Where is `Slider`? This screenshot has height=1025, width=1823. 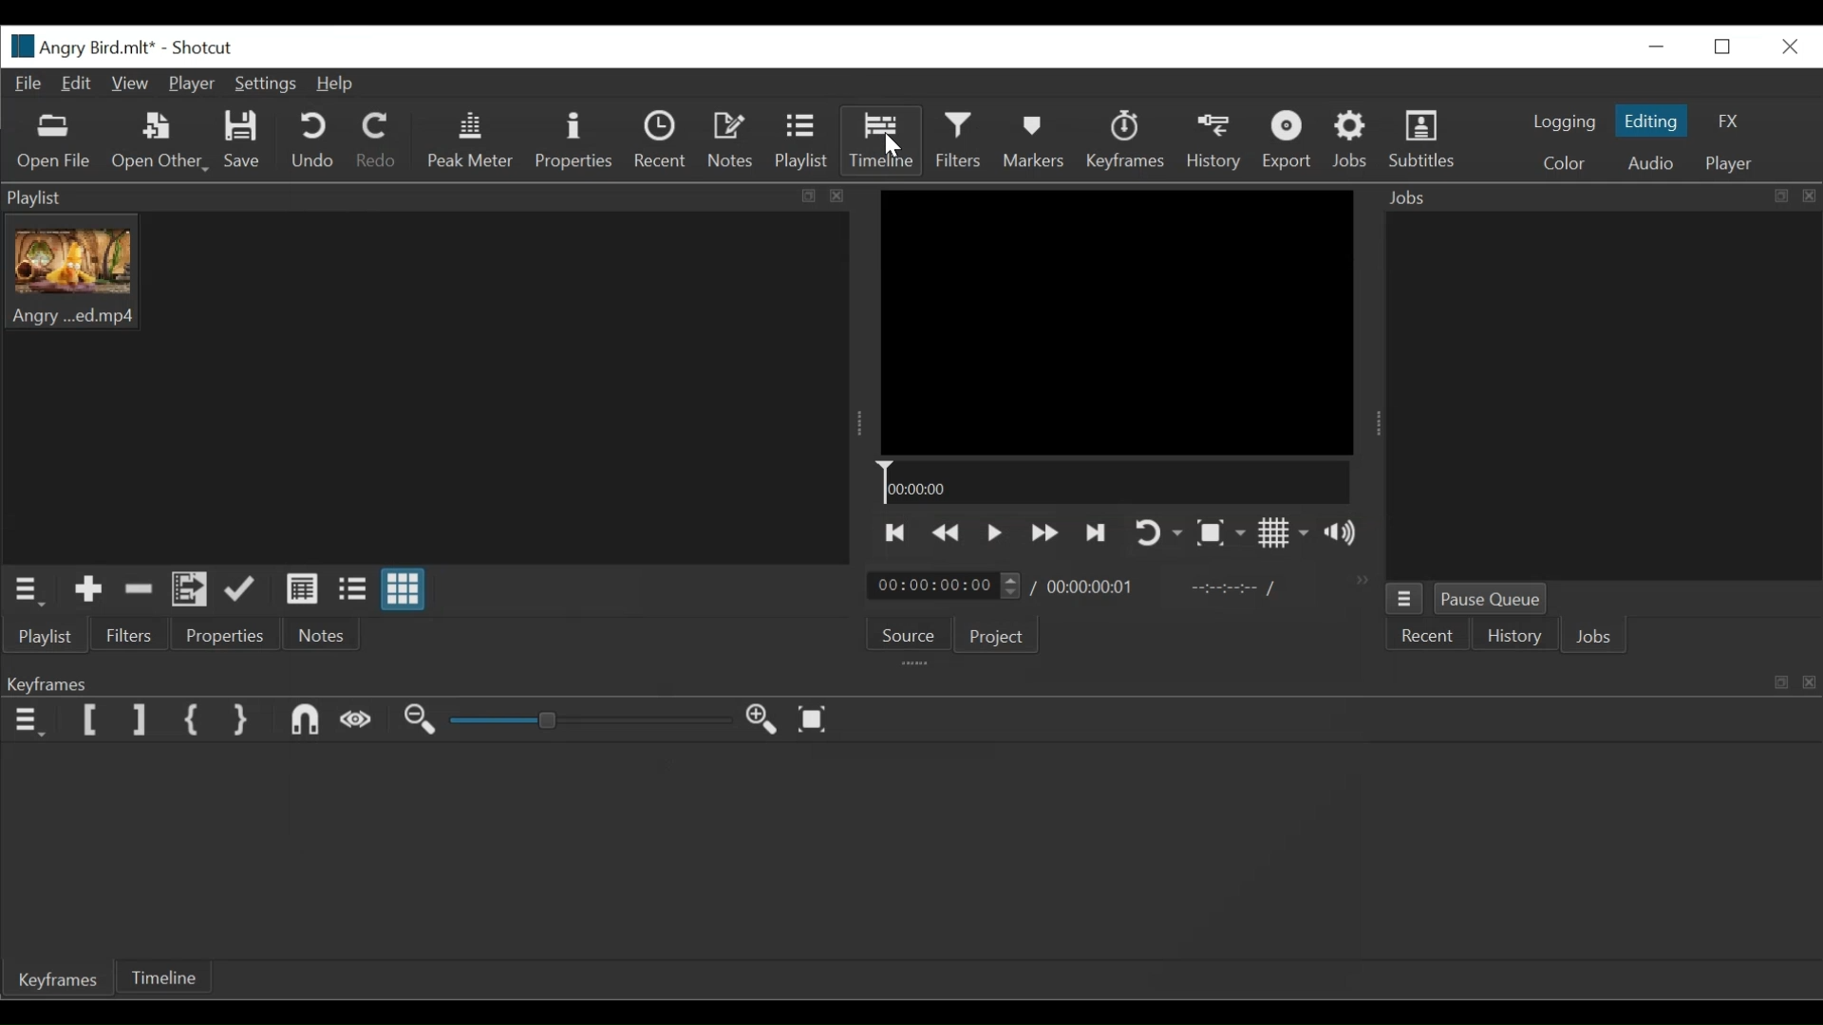
Slider is located at coordinates (589, 719).